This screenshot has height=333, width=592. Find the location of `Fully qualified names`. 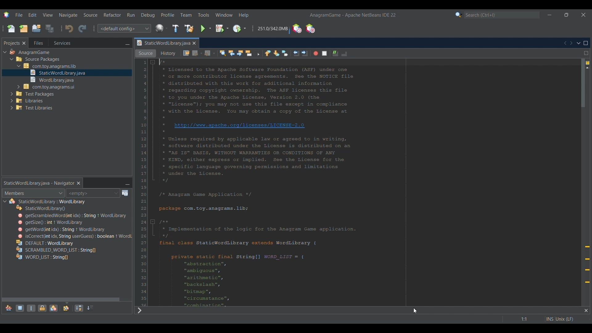

Fully qualified names is located at coordinates (66, 309).